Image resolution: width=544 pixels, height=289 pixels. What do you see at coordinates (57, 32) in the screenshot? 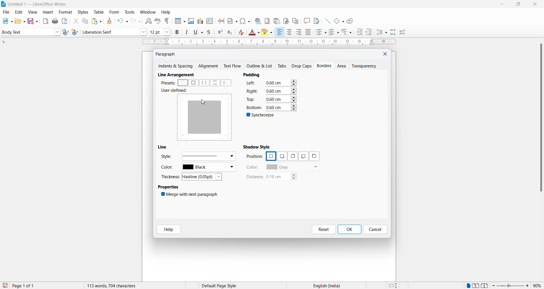
I see `styling dropdown button` at bounding box center [57, 32].